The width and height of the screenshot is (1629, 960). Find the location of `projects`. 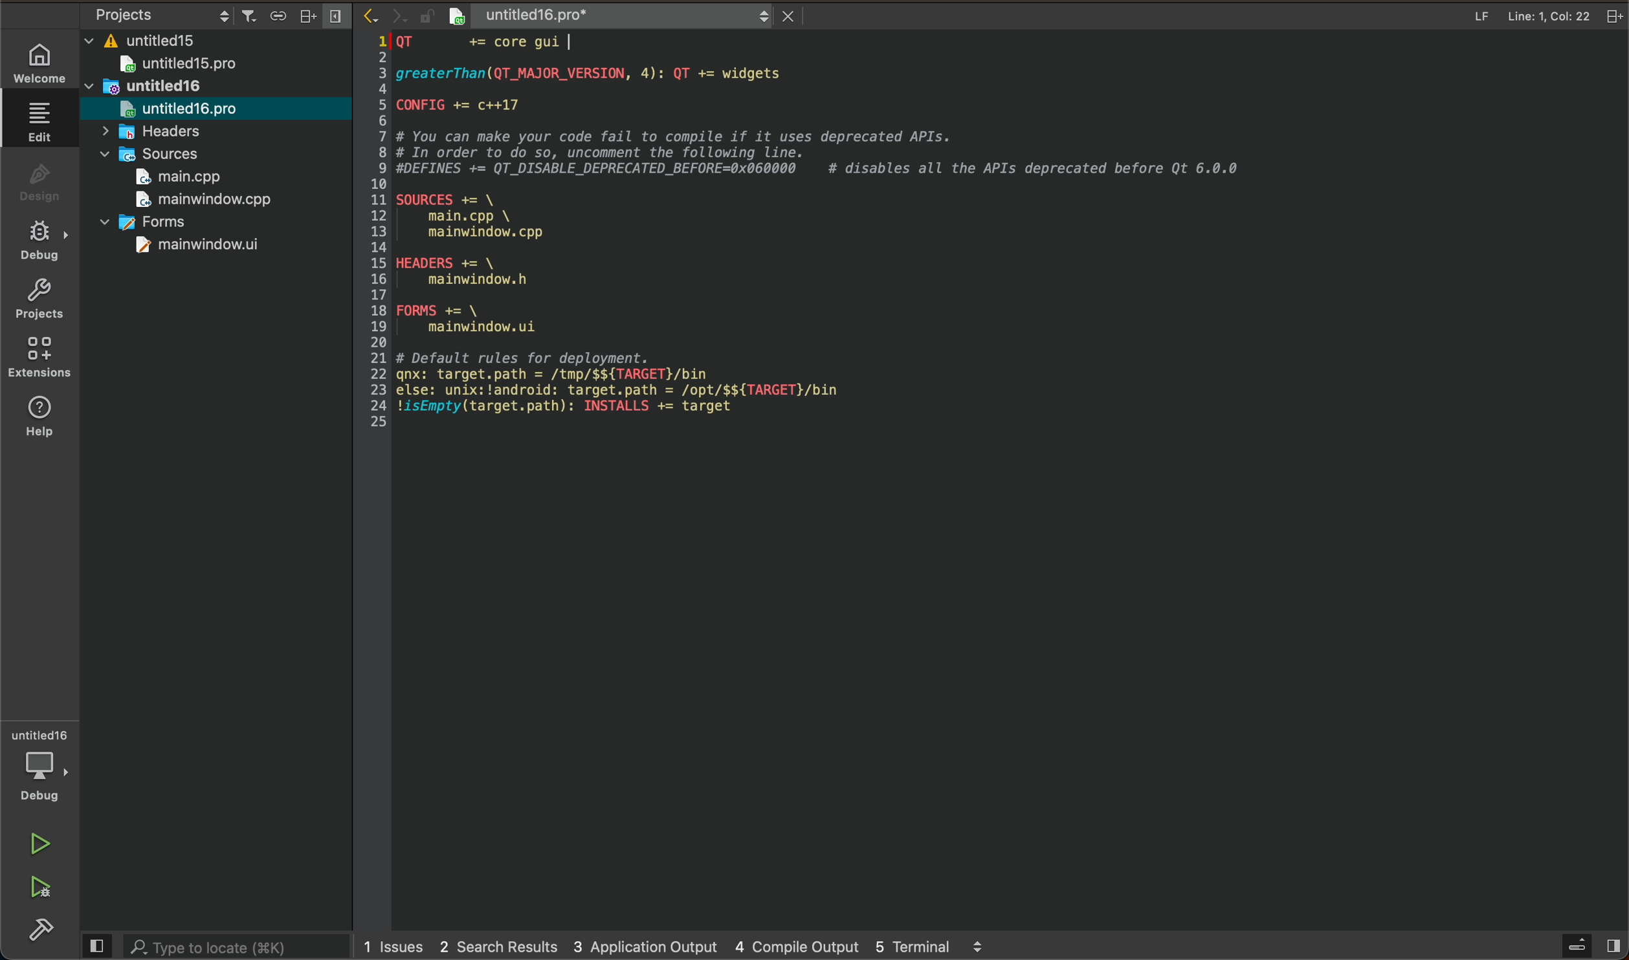

projects is located at coordinates (46, 303).